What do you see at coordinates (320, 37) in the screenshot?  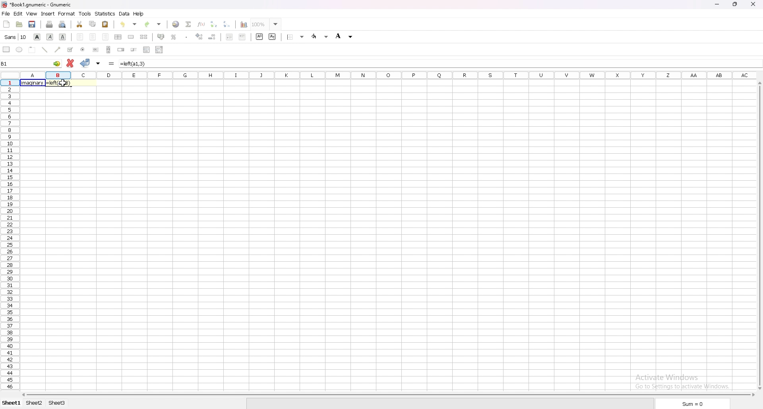 I see `foreground` at bounding box center [320, 37].